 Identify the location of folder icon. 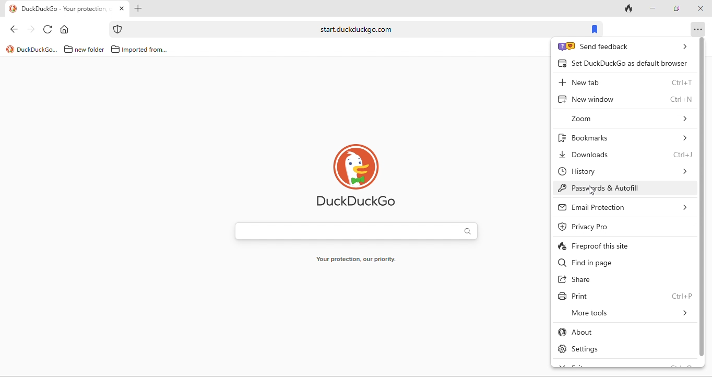
(68, 49).